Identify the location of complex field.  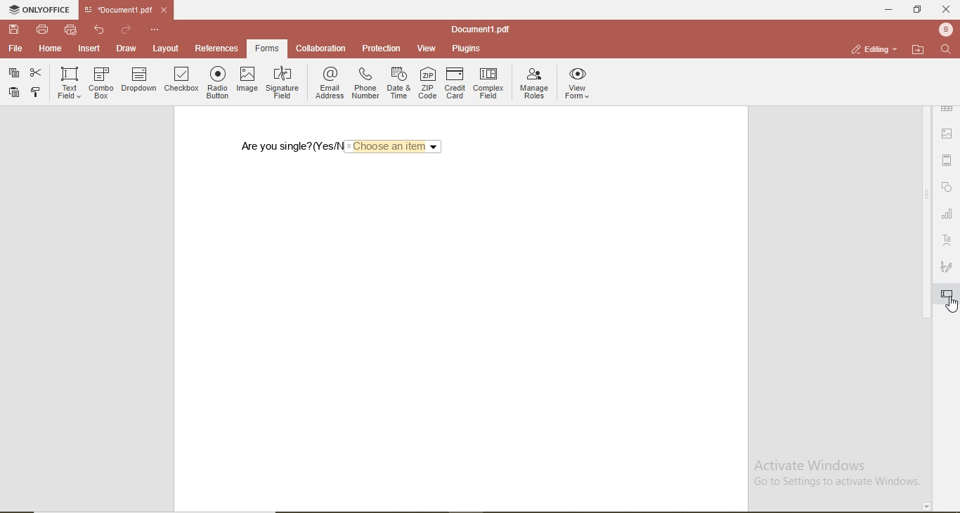
(488, 84).